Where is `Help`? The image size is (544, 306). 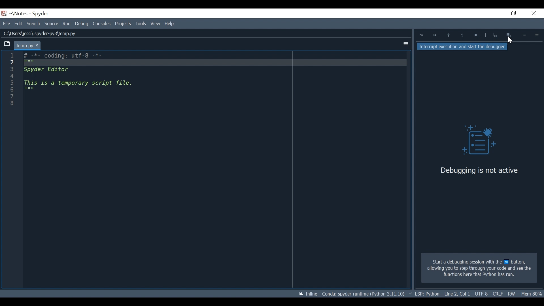 Help is located at coordinates (155, 24).